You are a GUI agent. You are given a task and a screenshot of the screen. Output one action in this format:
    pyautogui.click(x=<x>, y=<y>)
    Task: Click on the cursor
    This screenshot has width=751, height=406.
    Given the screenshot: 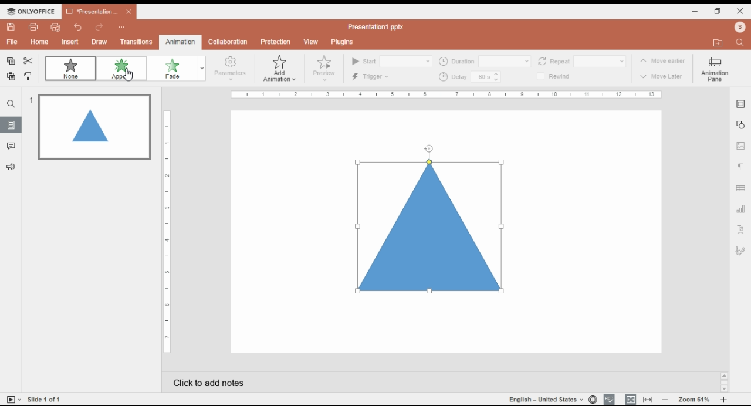 What is the action you would take?
    pyautogui.click(x=126, y=77)
    